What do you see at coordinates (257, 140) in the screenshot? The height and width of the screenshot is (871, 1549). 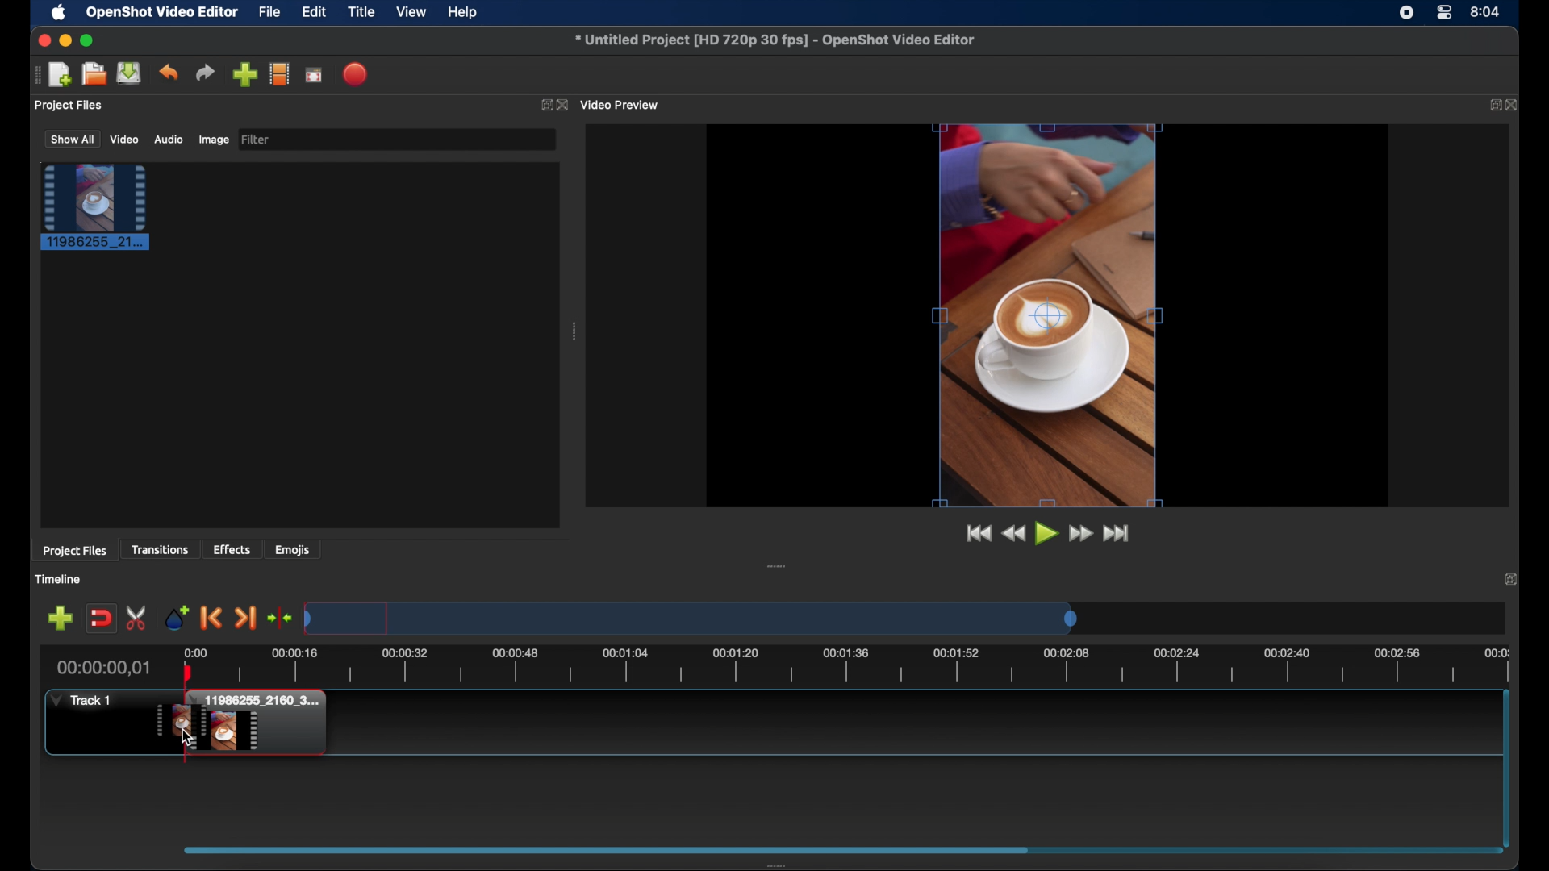 I see `filter` at bounding box center [257, 140].